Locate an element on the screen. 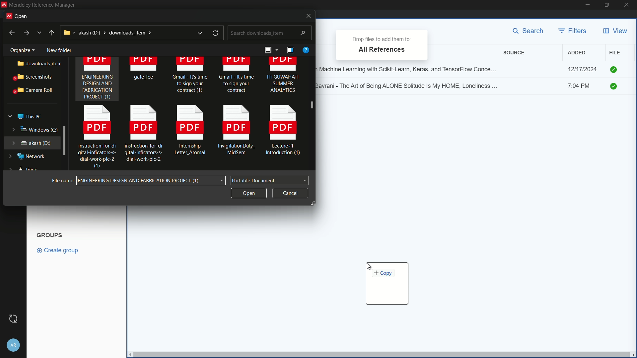  12/17/2024 is located at coordinates (582, 69).